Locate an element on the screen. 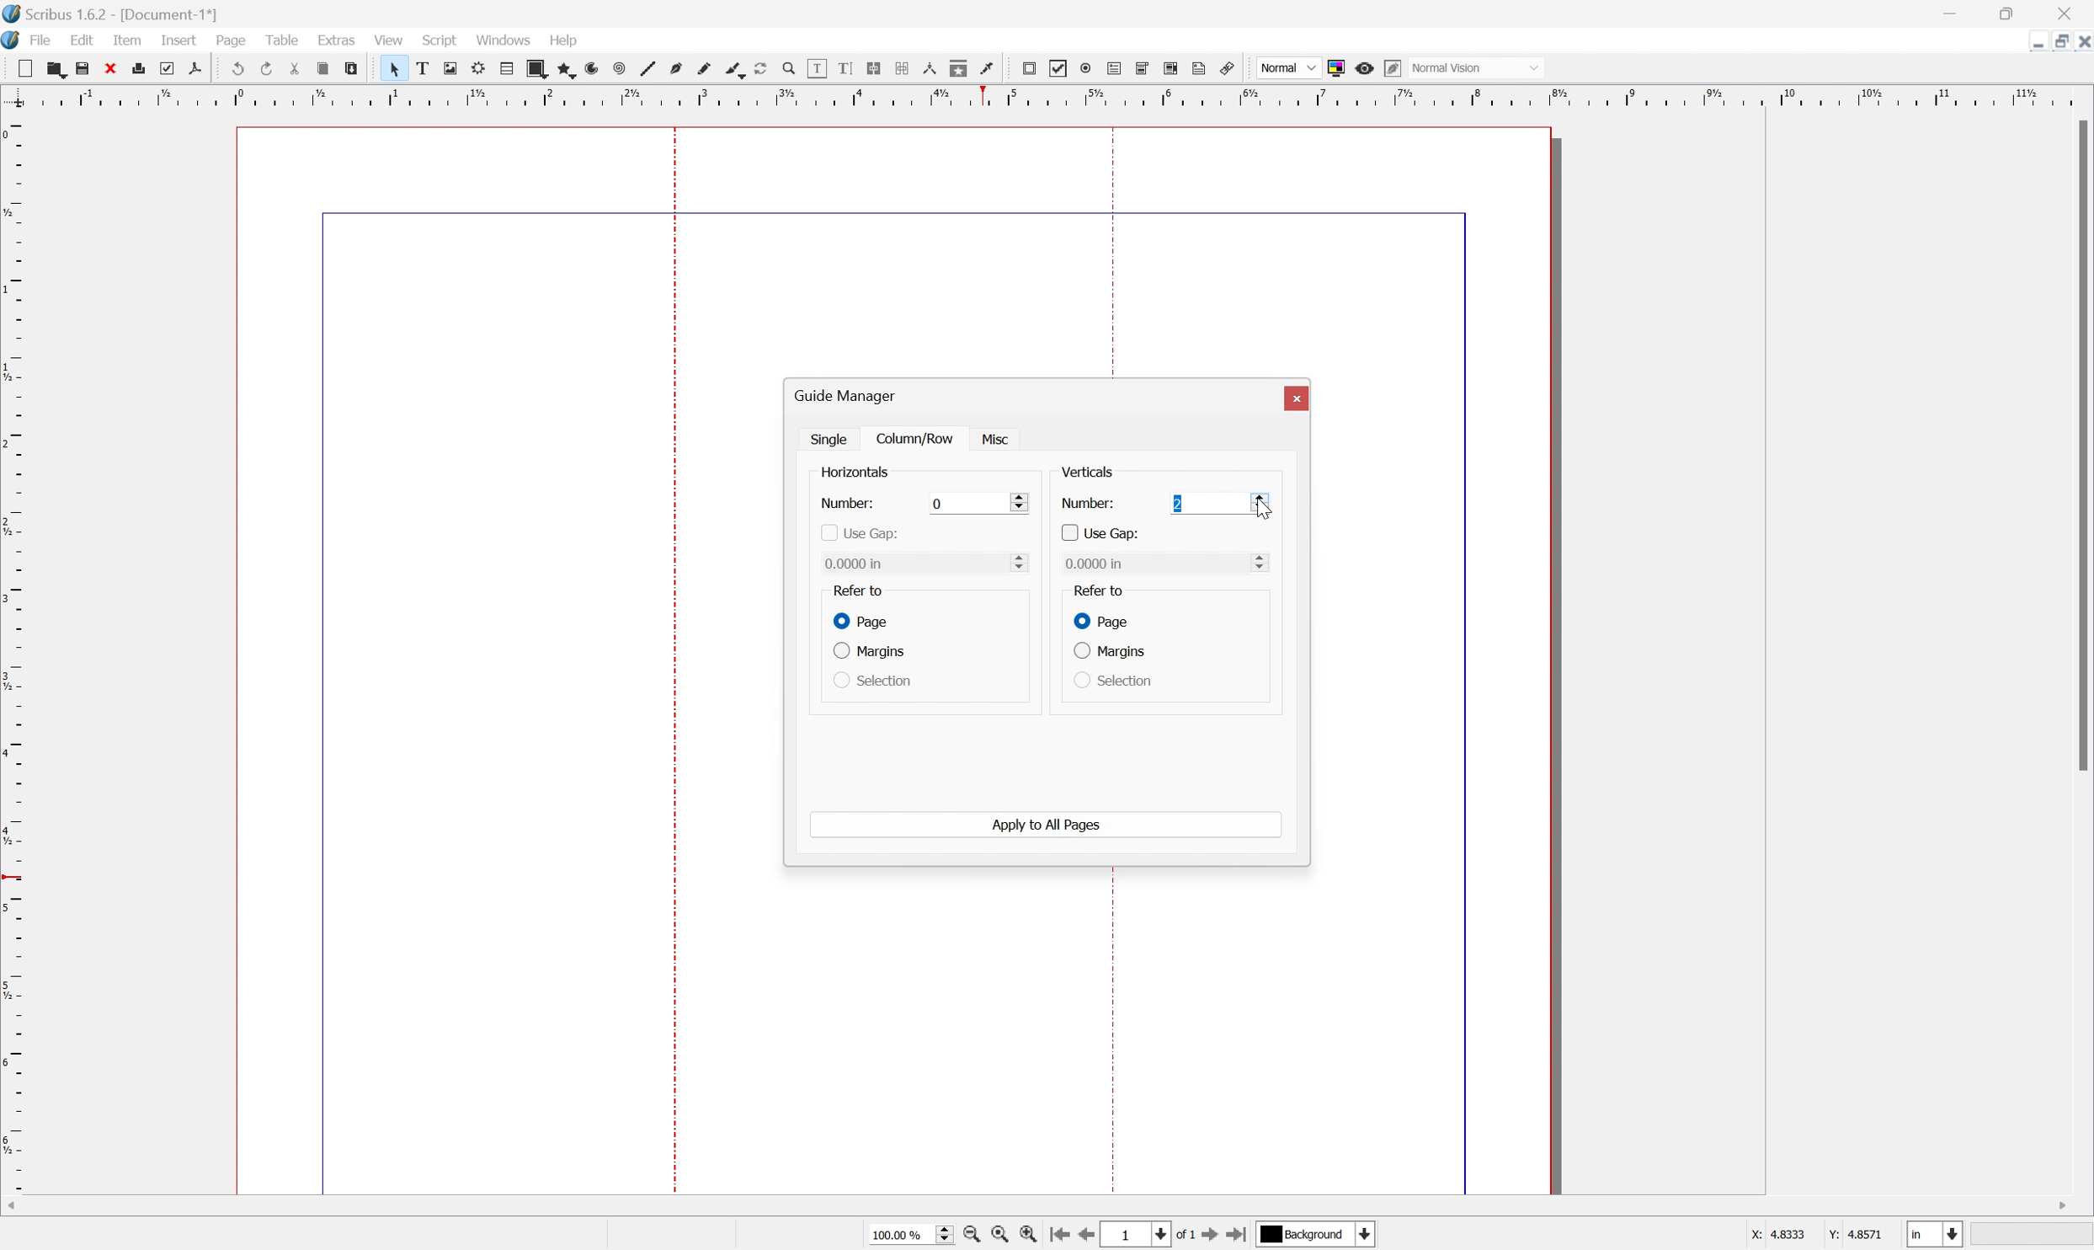  zoom in is located at coordinates (1030, 1234).